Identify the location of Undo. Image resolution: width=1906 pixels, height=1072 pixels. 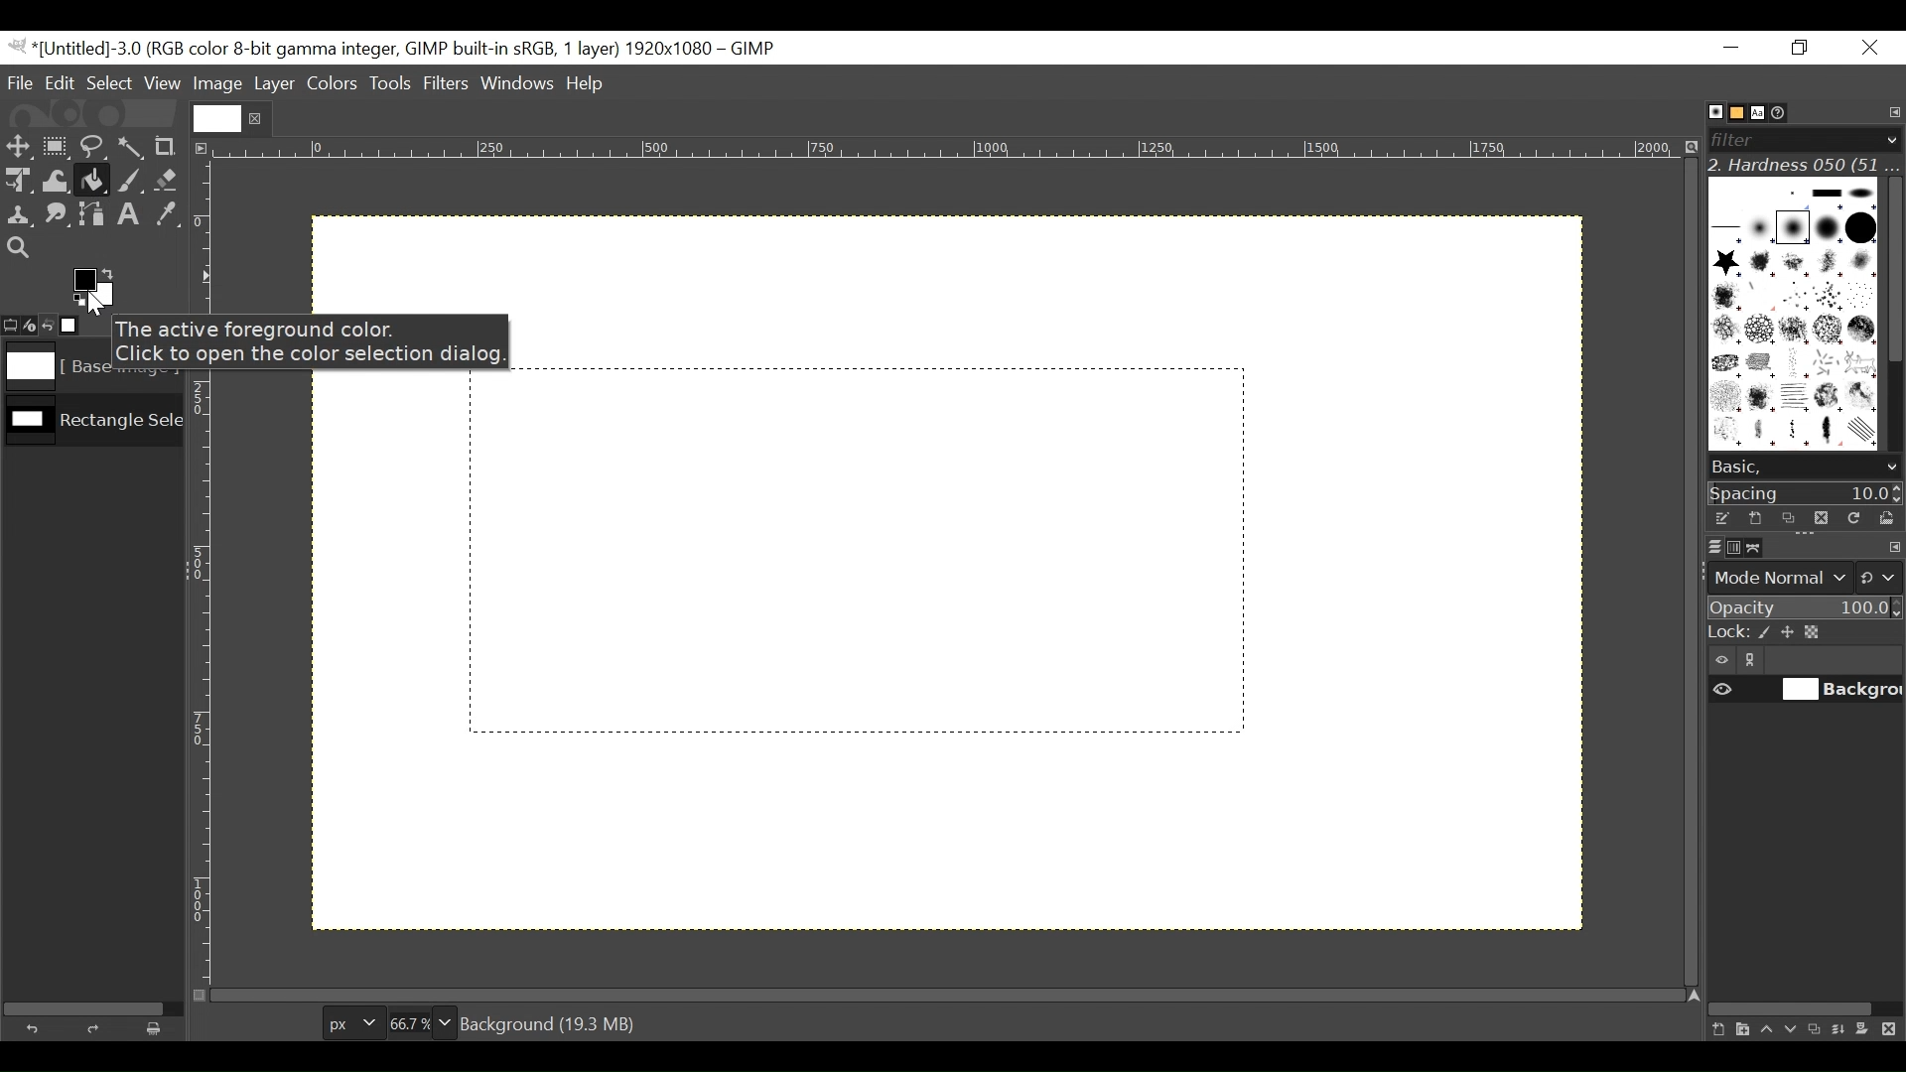
(37, 1026).